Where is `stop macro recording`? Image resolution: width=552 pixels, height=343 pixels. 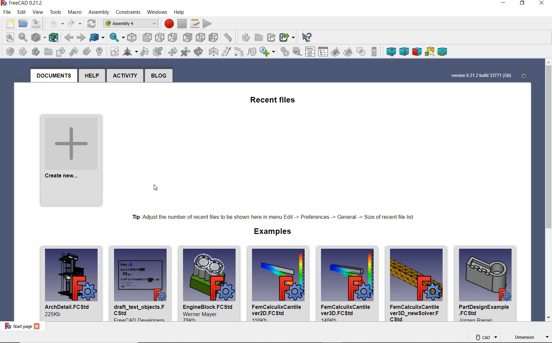
stop macro recording is located at coordinates (182, 24).